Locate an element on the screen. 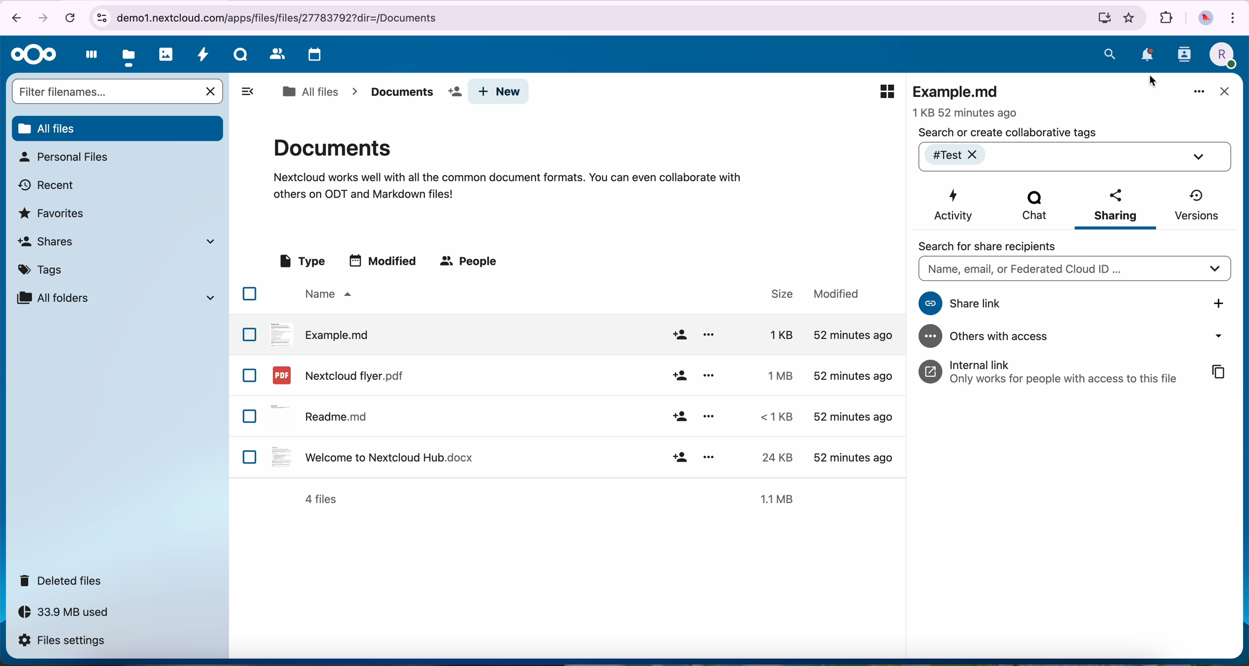 This screenshot has width=1249, height=666. toggle sidebar is located at coordinates (247, 91).